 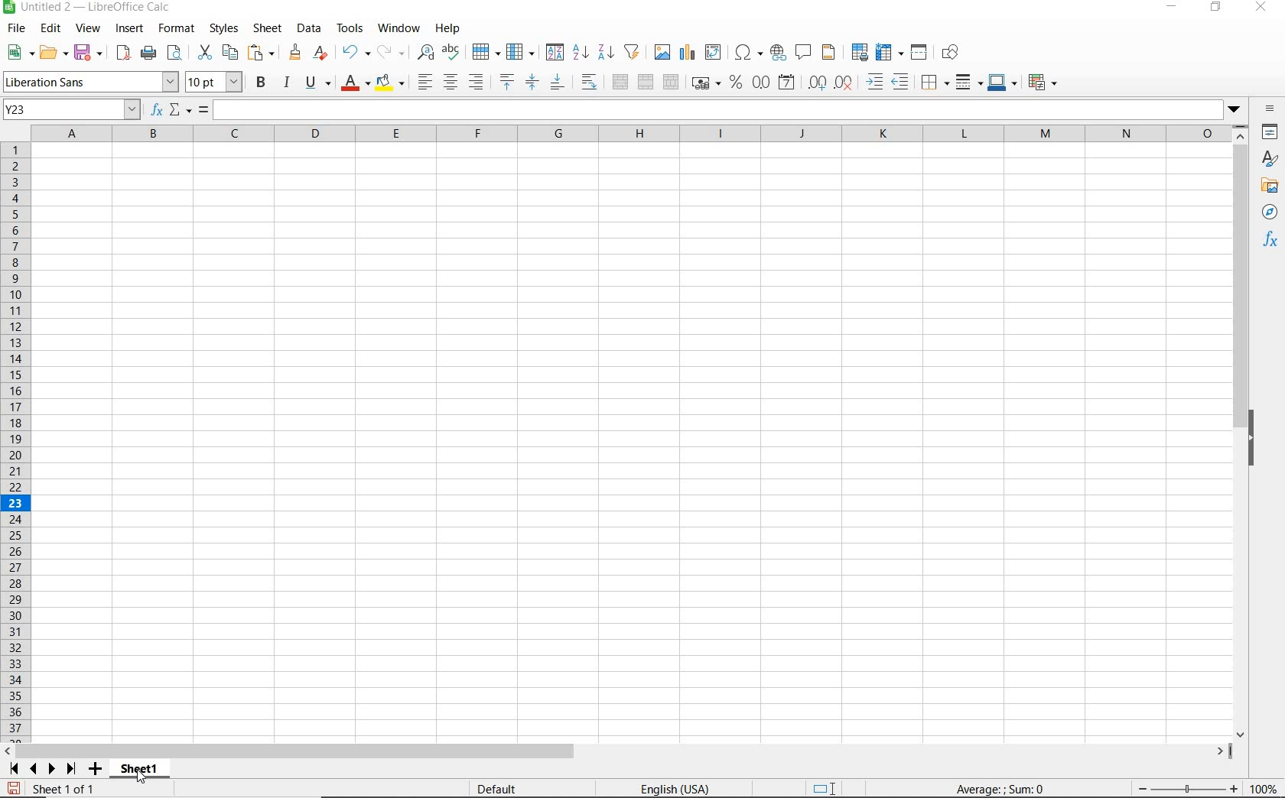 I want to click on empty cells, so click(x=633, y=444).